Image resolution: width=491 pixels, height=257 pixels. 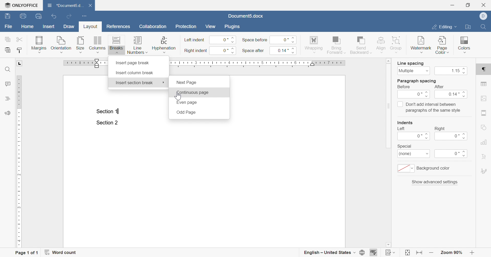 What do you see at coordinates (391, 252) in the screenshot?
I see `track changes` at bounding box center [391, 252].